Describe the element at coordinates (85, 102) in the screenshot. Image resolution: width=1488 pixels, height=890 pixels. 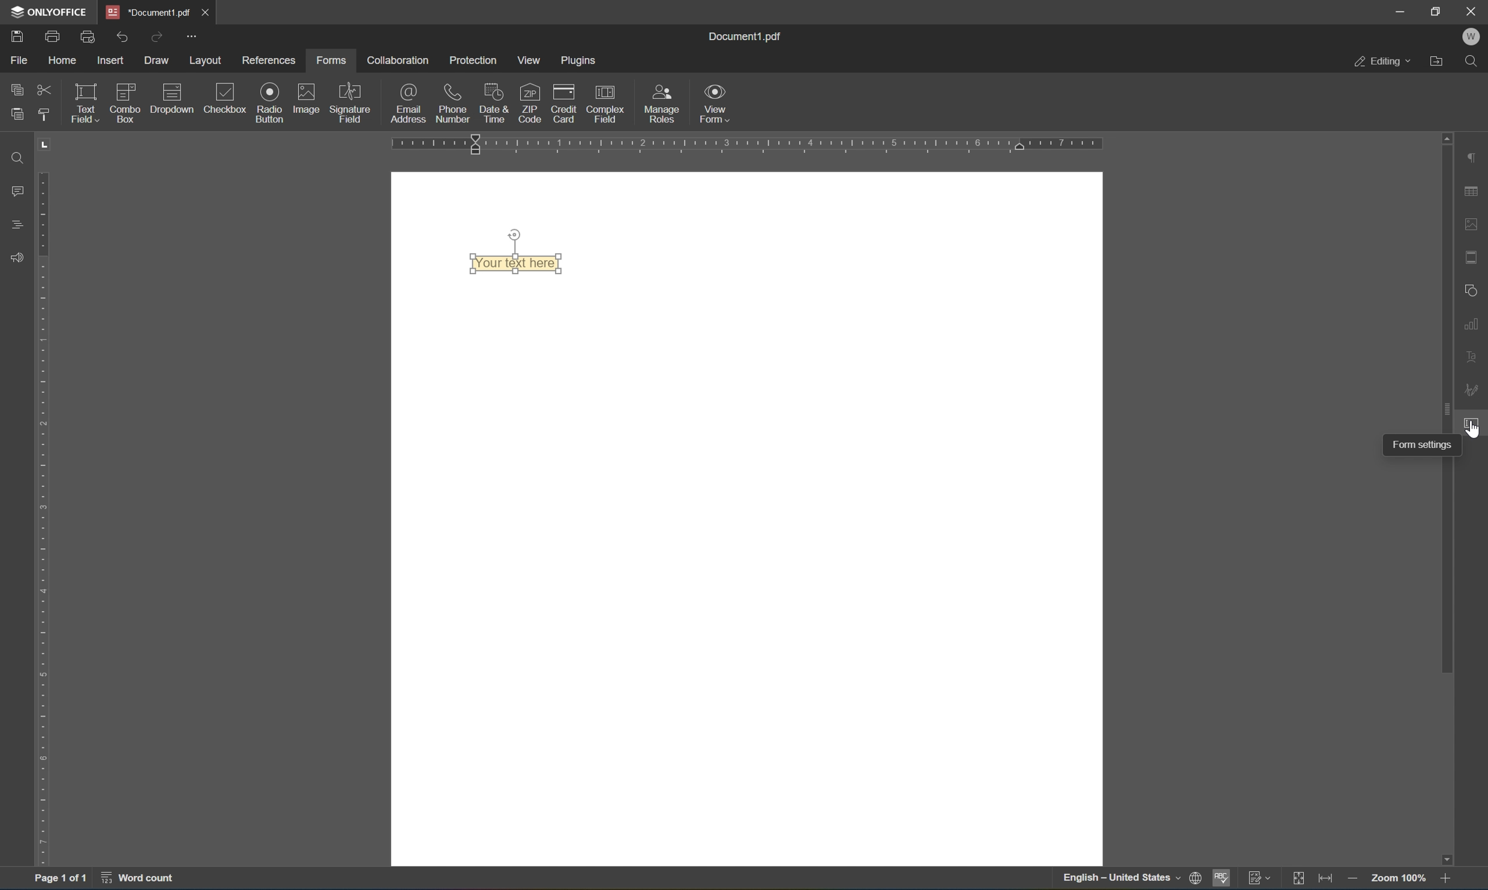
I see `text field` at that location.